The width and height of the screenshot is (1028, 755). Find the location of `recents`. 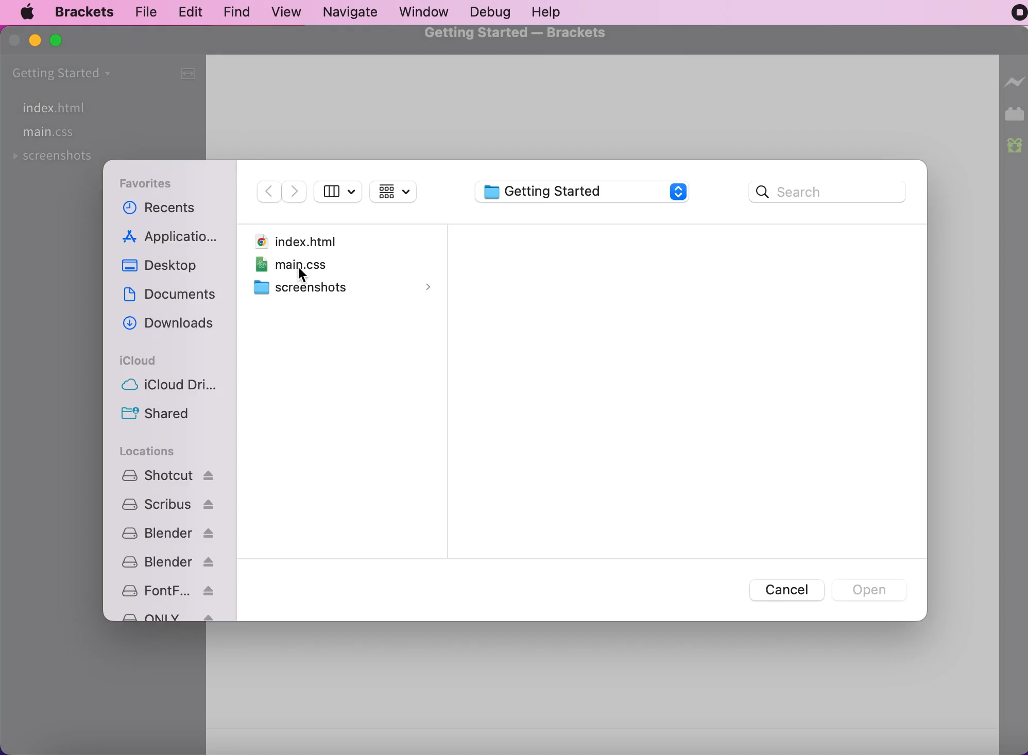

recents is located at coordinates (171, 209).